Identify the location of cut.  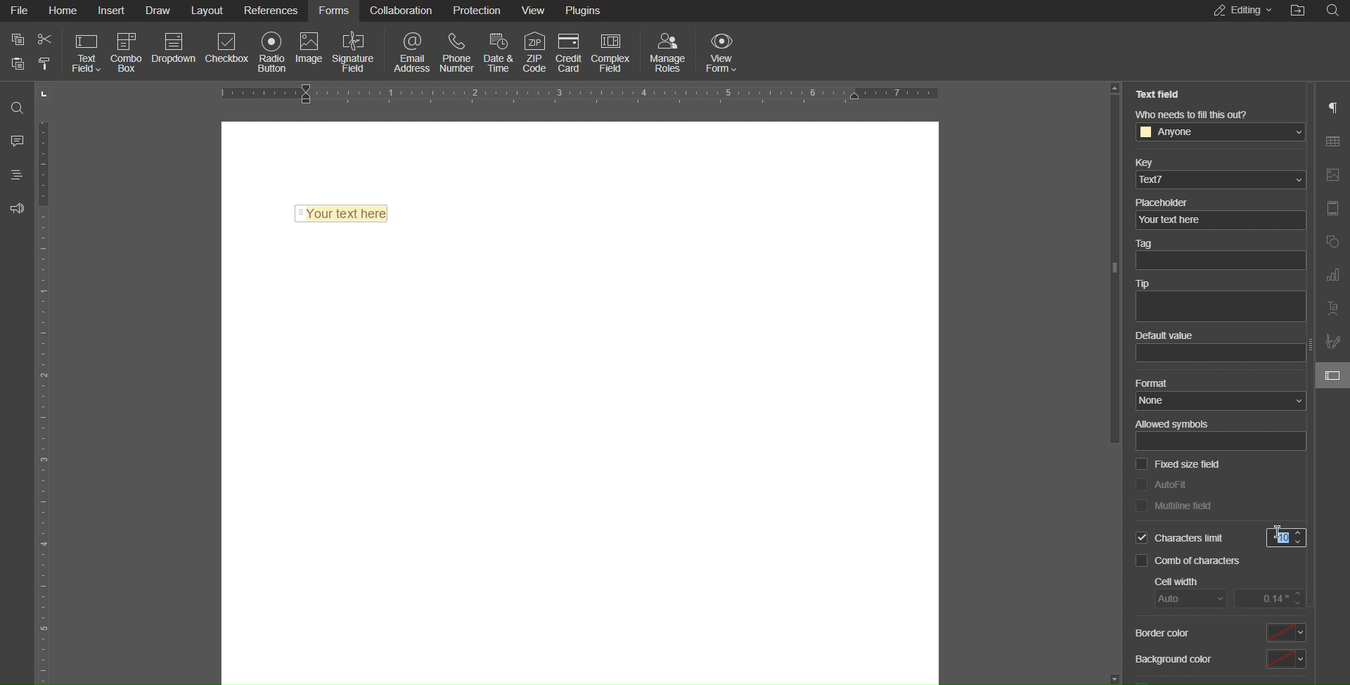
(46, 39).